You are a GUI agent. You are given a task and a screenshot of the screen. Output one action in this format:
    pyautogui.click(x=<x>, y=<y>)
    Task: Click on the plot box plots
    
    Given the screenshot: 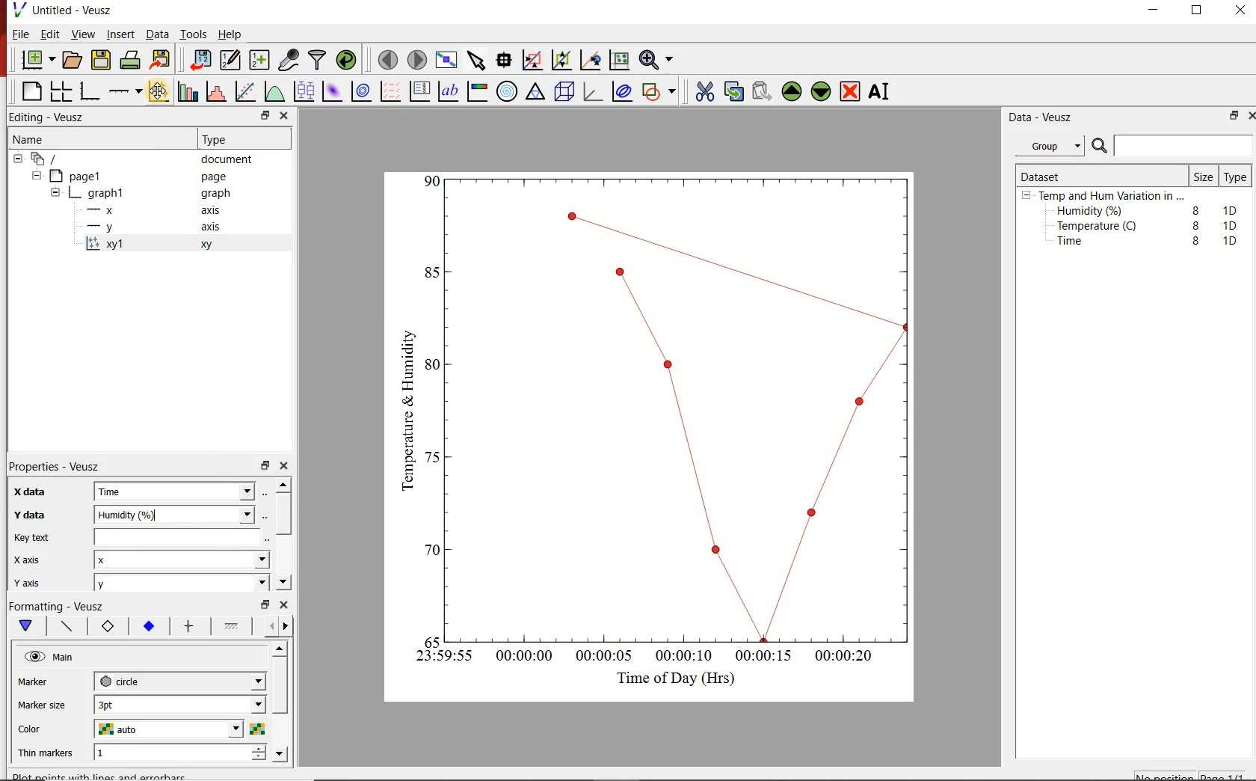 What is the action you would take?
    pyautogui.click(x=304, y=92)
    